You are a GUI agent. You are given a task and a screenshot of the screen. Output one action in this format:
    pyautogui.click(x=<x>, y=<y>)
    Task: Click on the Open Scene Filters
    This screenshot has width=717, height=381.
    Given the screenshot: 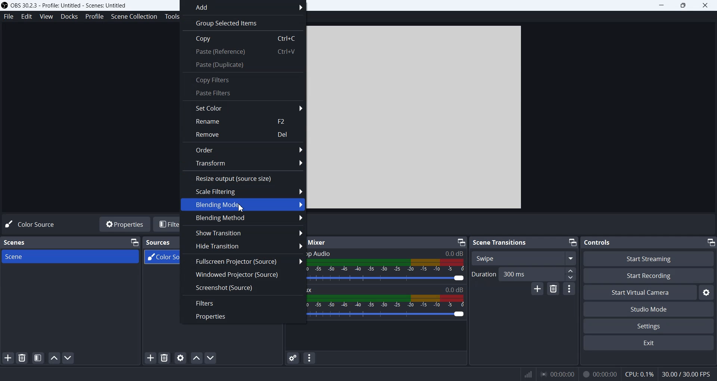 What is the action you would take?
    pyautogui.click(x=37, y=358)
    